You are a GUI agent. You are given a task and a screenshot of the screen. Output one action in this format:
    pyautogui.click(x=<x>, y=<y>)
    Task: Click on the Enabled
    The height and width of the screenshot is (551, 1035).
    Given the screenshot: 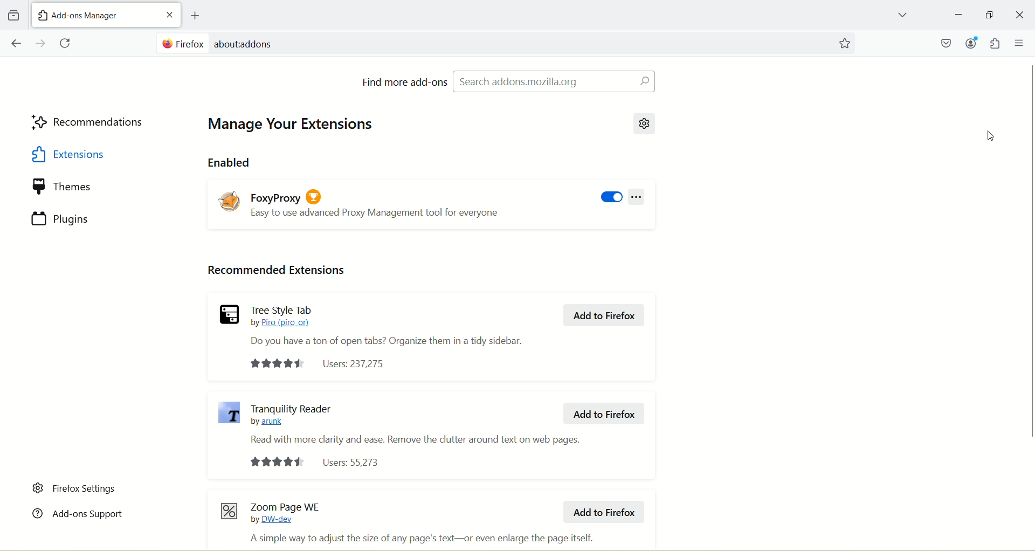 What is the action you would take?
    pyautogui.click(x=230, y=162)
    